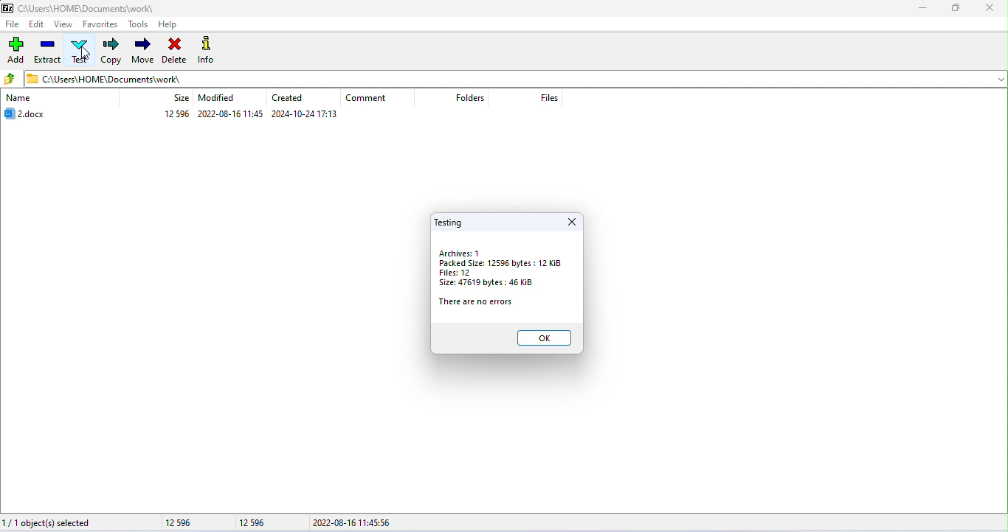 This screenshot has height=532, width=1008. Describe the element at coordinates (459, 253) in the screenshot. I see `archive : 1` at that location.